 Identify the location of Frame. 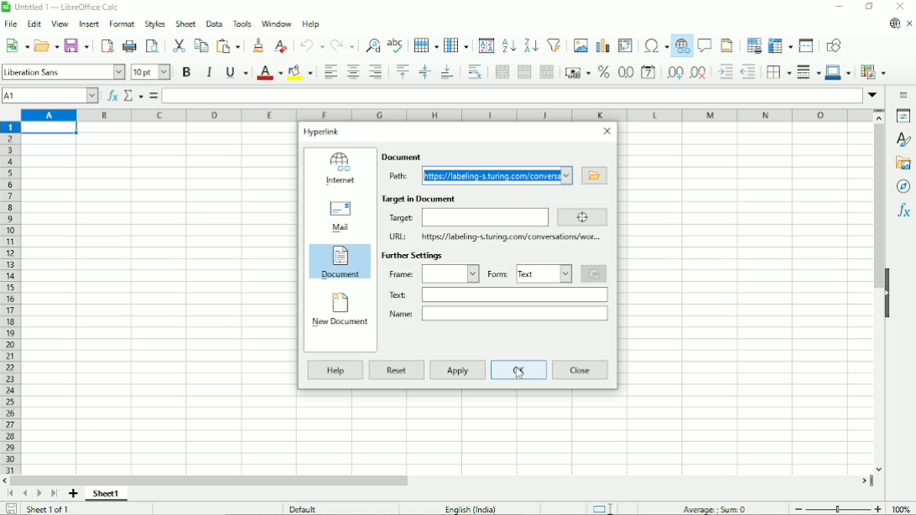
(400, 273).